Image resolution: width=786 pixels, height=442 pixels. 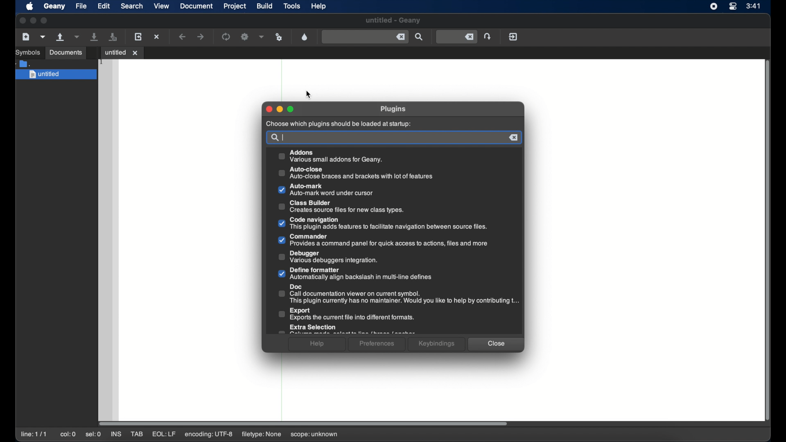 I want to click on run or view current file, so click(x=279, y=37).